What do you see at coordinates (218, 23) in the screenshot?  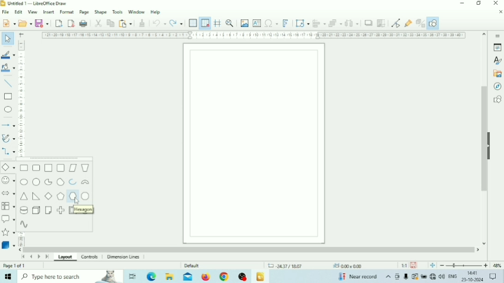 I see `Helplines While Moving` at bounding box center [218, 23].